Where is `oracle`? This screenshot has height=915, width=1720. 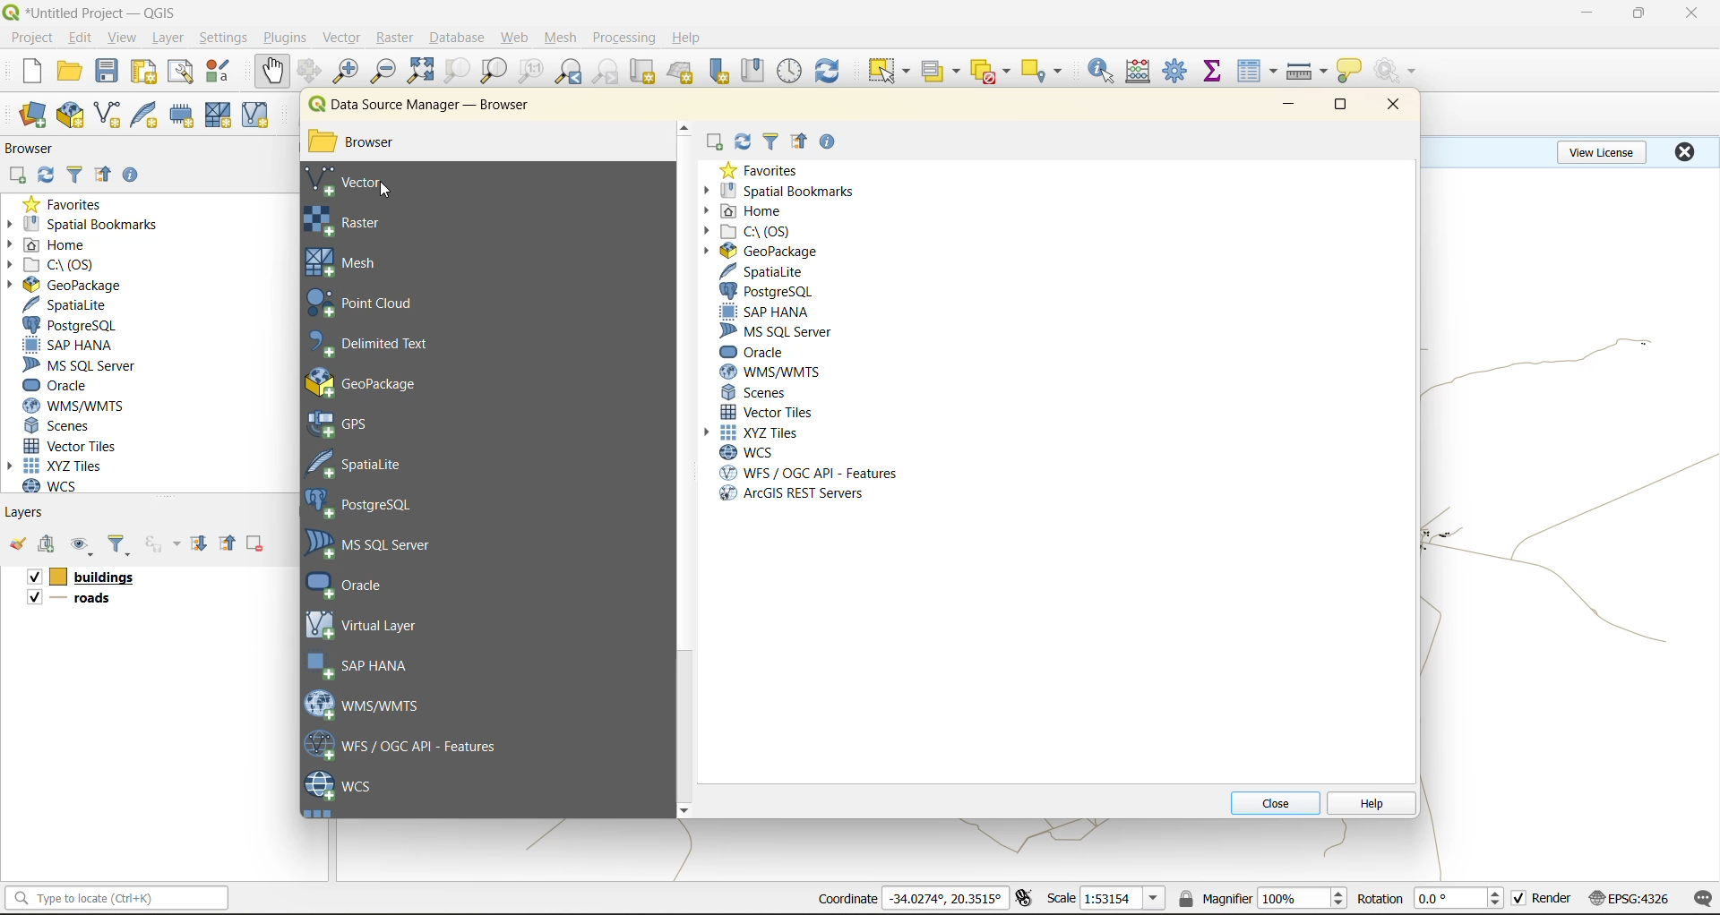 oracle is located at coordinates (63, 386).